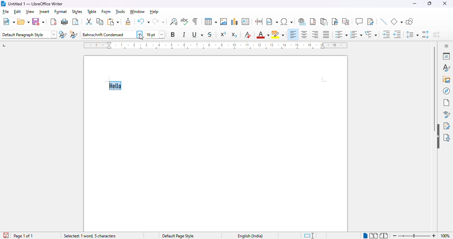  What do you see at coordinates (324, 21) in the screenshot?
I see `insert endnote` at bounding box center [324, 21].